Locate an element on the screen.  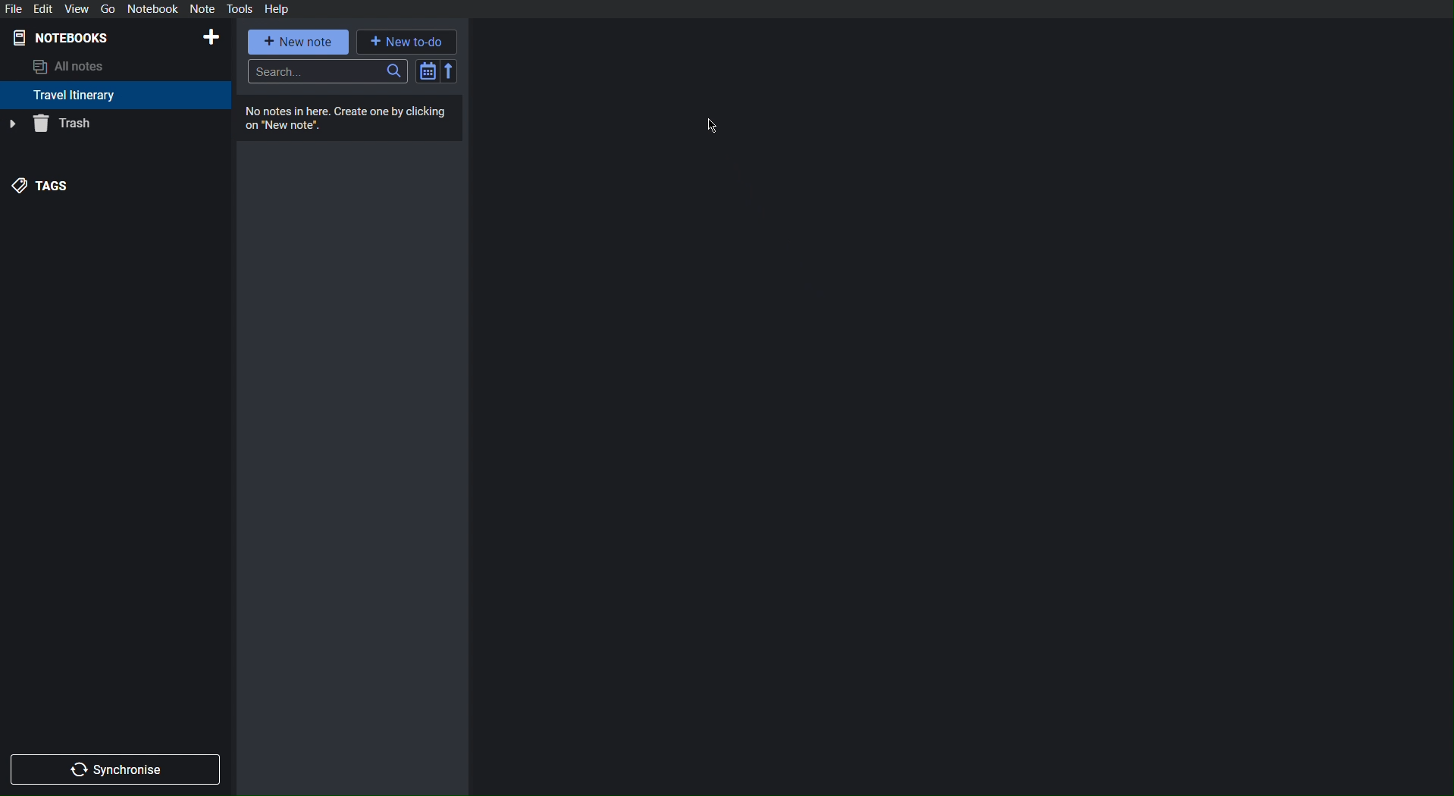
Synchronize is located at coordinates (116, 769).